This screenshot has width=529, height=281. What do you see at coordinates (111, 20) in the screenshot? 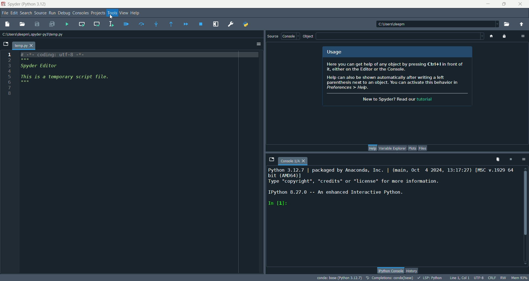
I see `cursor` at bounding box center [111, 20].